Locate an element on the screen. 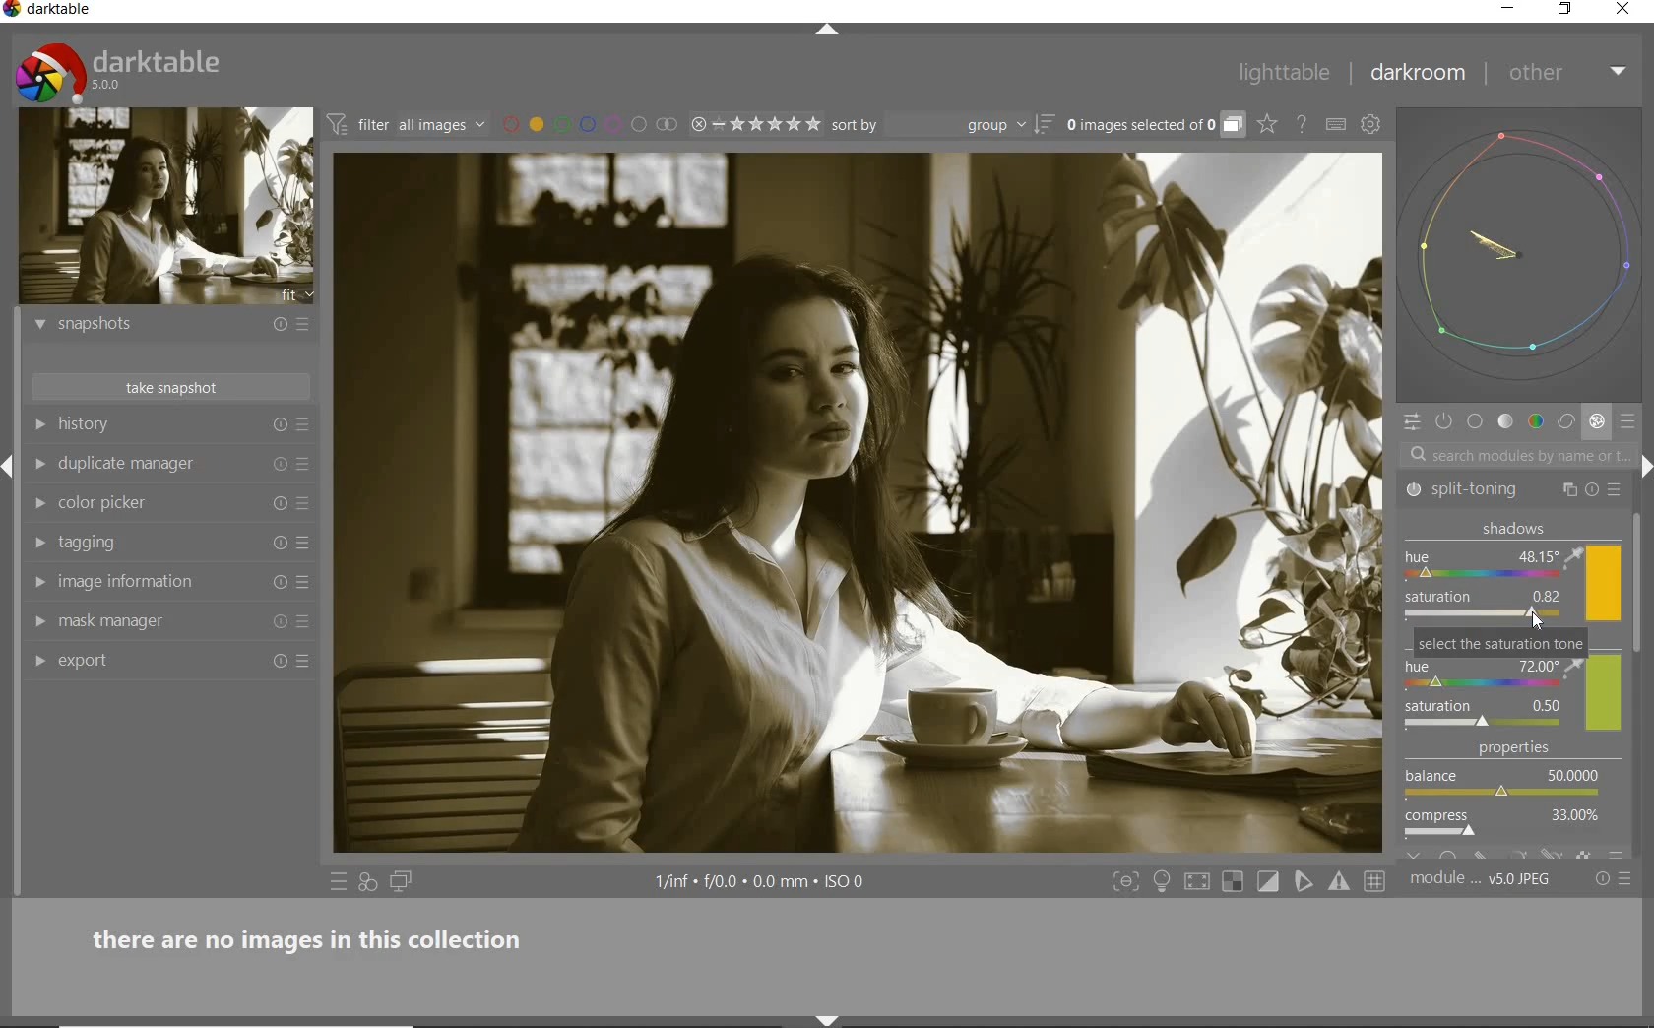 This screenshot has height=1028, width=1654. expand grouped images is located at coordinates (1154, 126).